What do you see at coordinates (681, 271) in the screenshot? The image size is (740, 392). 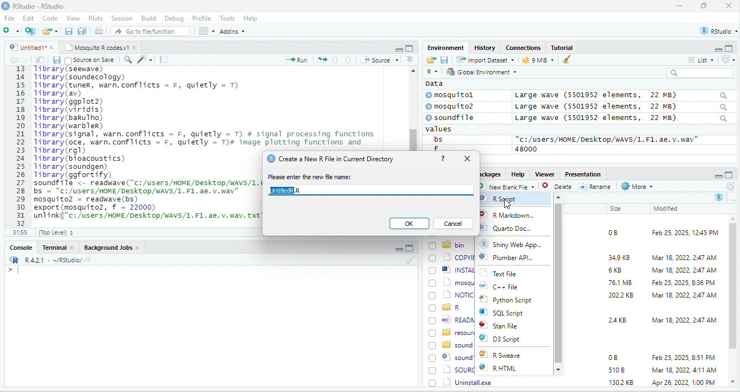 I see `Mar 18, 2022, 2:47 AM` at bounding box center [681, 271].